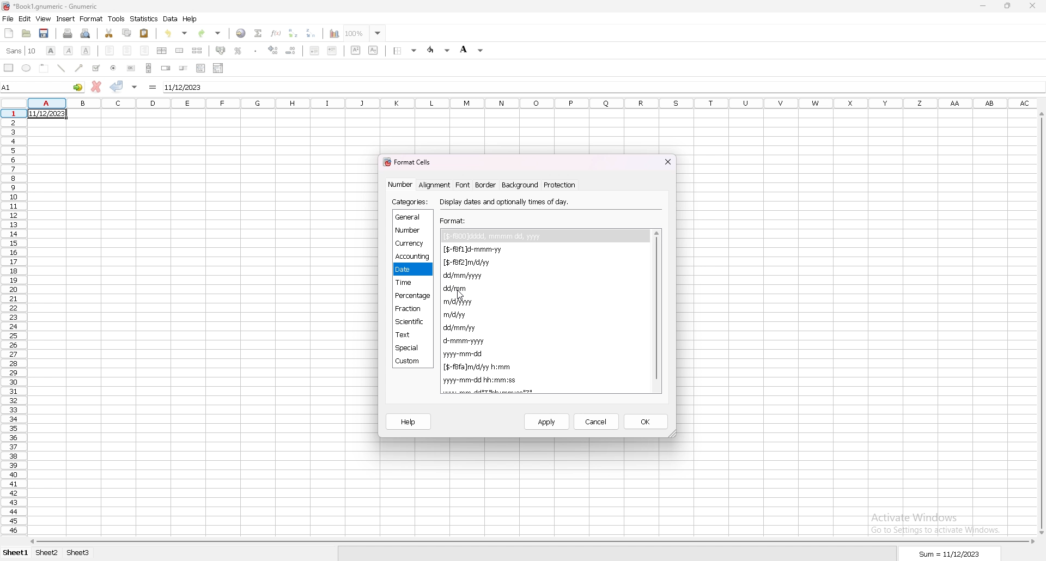  I want to click on tools, so click(116, 19).